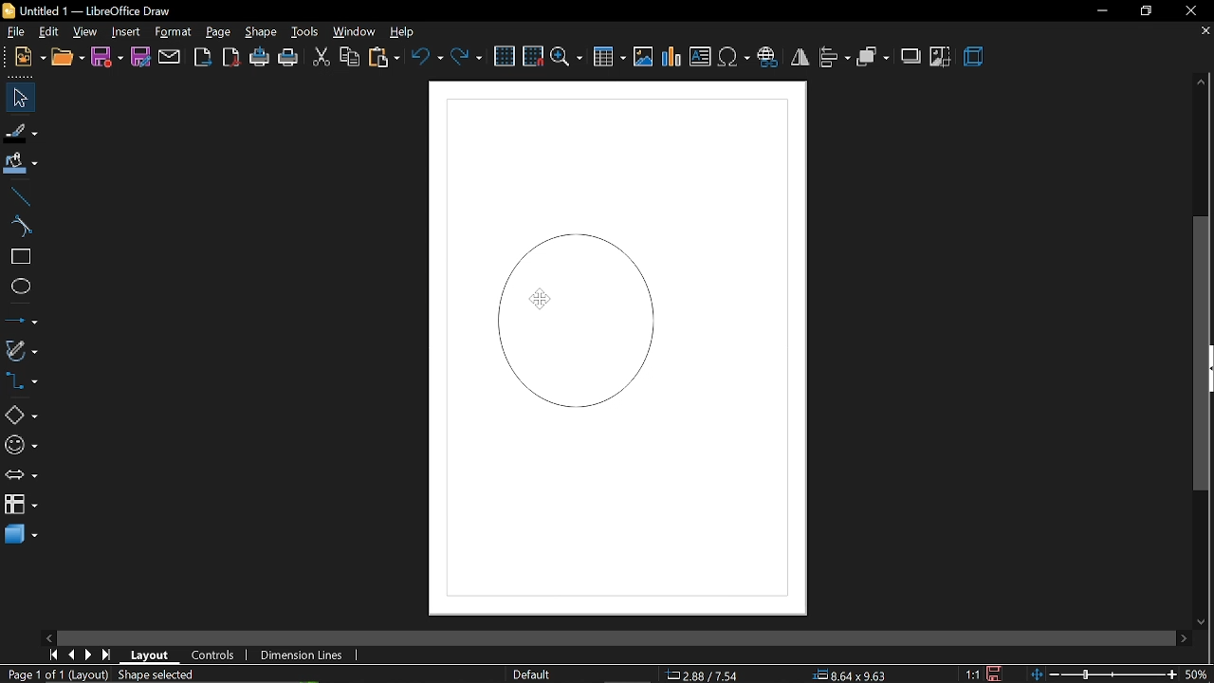 This screenshot has height=683, width=1214. Describe the element at coordinates (644, 58) in the screenshot. I see `insert image` at that location.